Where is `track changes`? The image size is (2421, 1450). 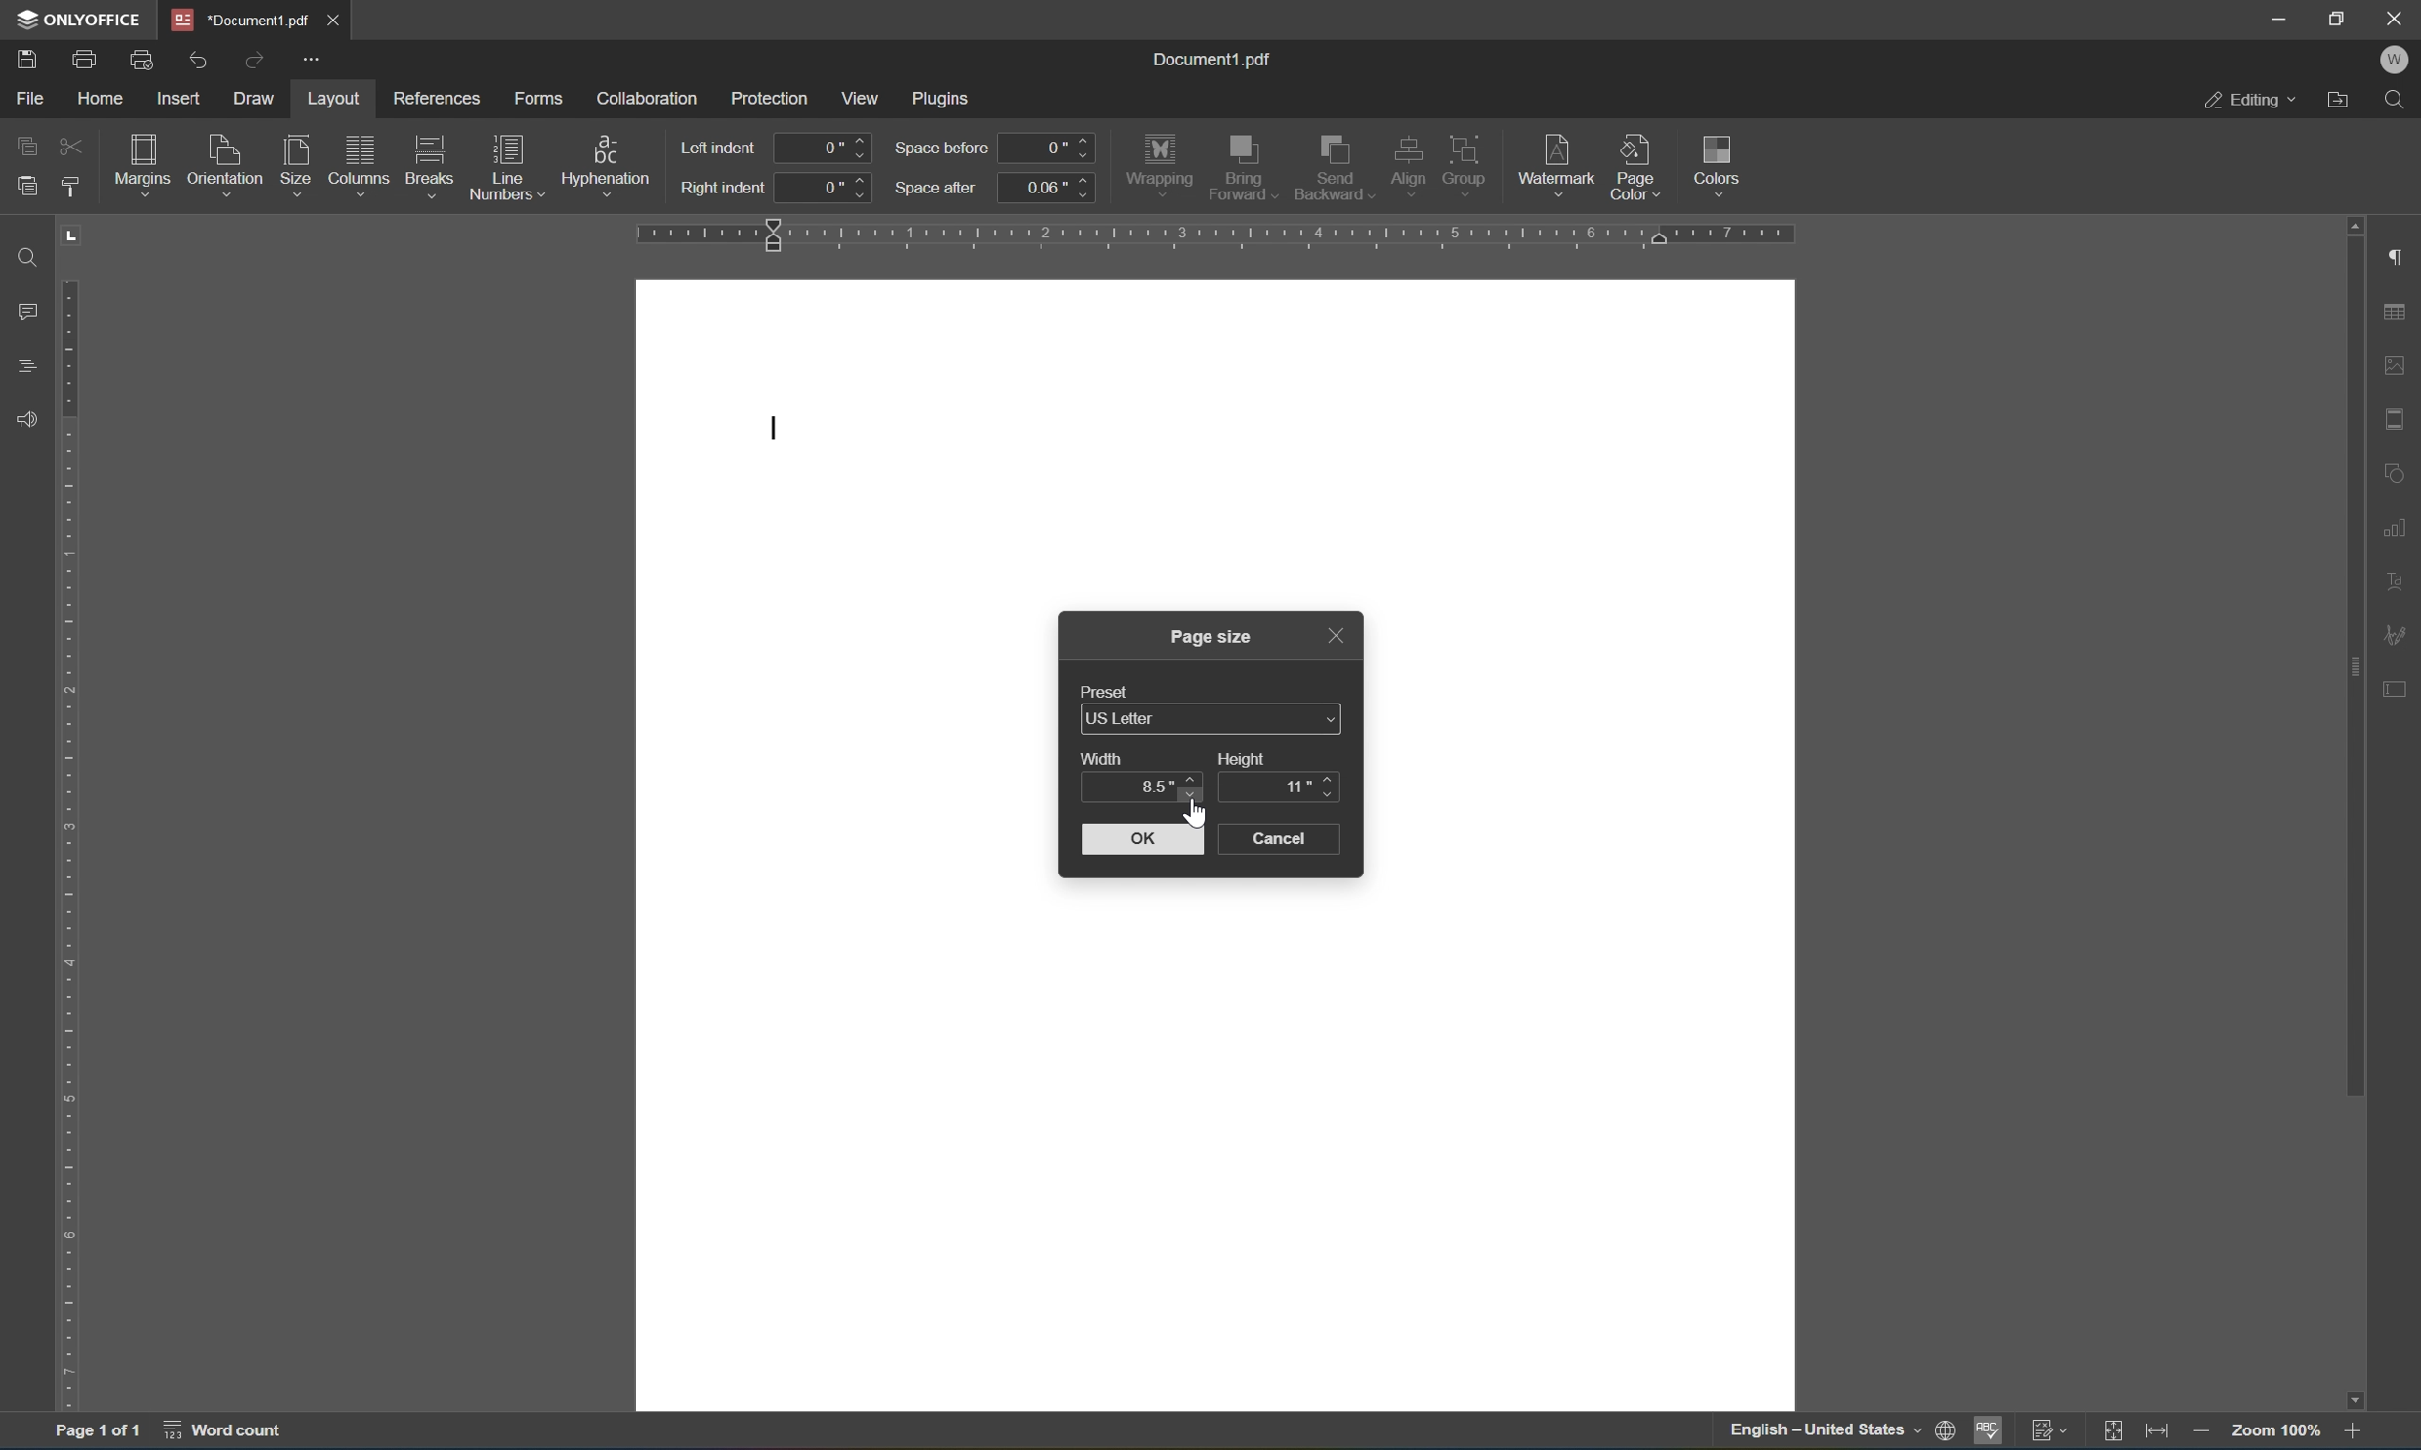 track changes is located at coordinates (2054, 1432).